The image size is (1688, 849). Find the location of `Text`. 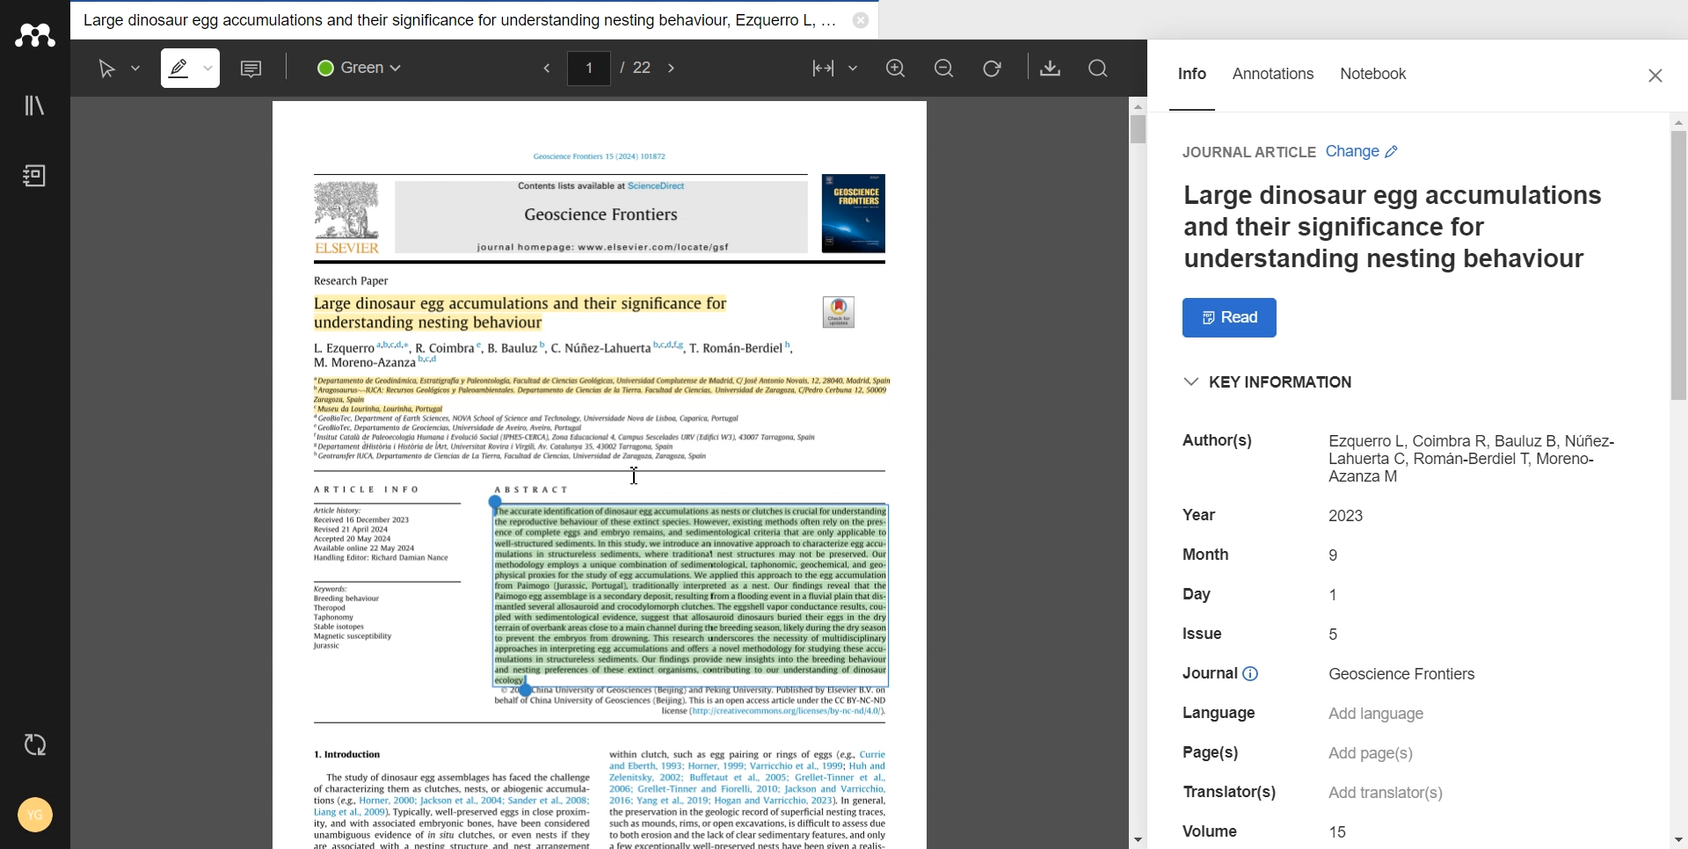

Text is located at coordinates (1391, 227).